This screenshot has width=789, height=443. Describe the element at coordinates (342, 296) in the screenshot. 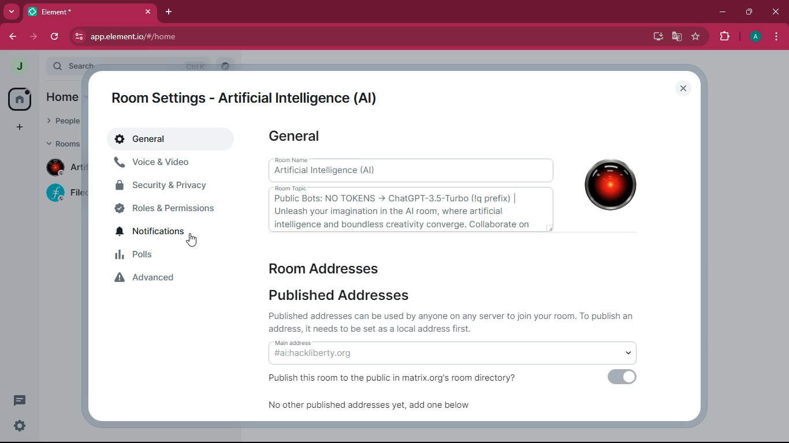

I see `published addresses` at that location.